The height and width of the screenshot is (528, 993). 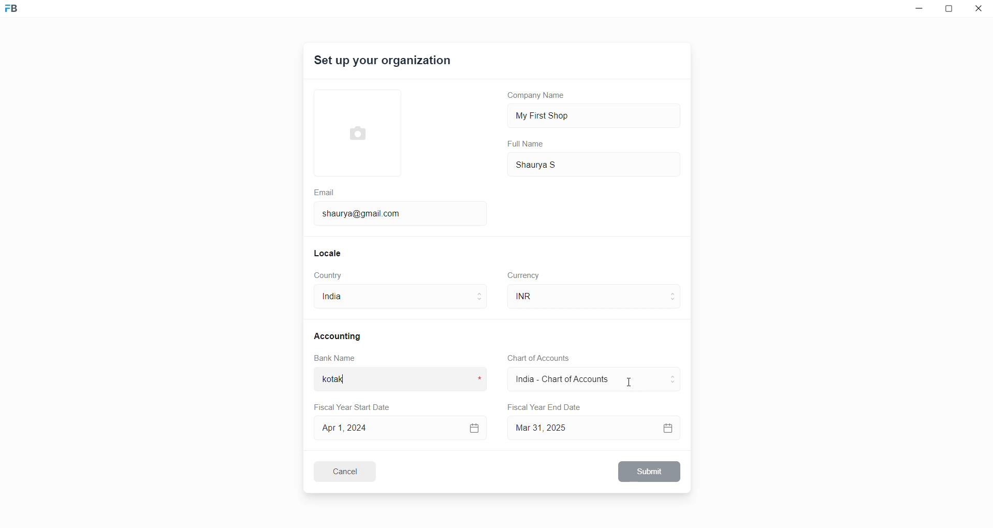 What do you see at coordinates (674, 384) in the screenshot?
I see `move to below CoA` at bounding box center [674, 384].